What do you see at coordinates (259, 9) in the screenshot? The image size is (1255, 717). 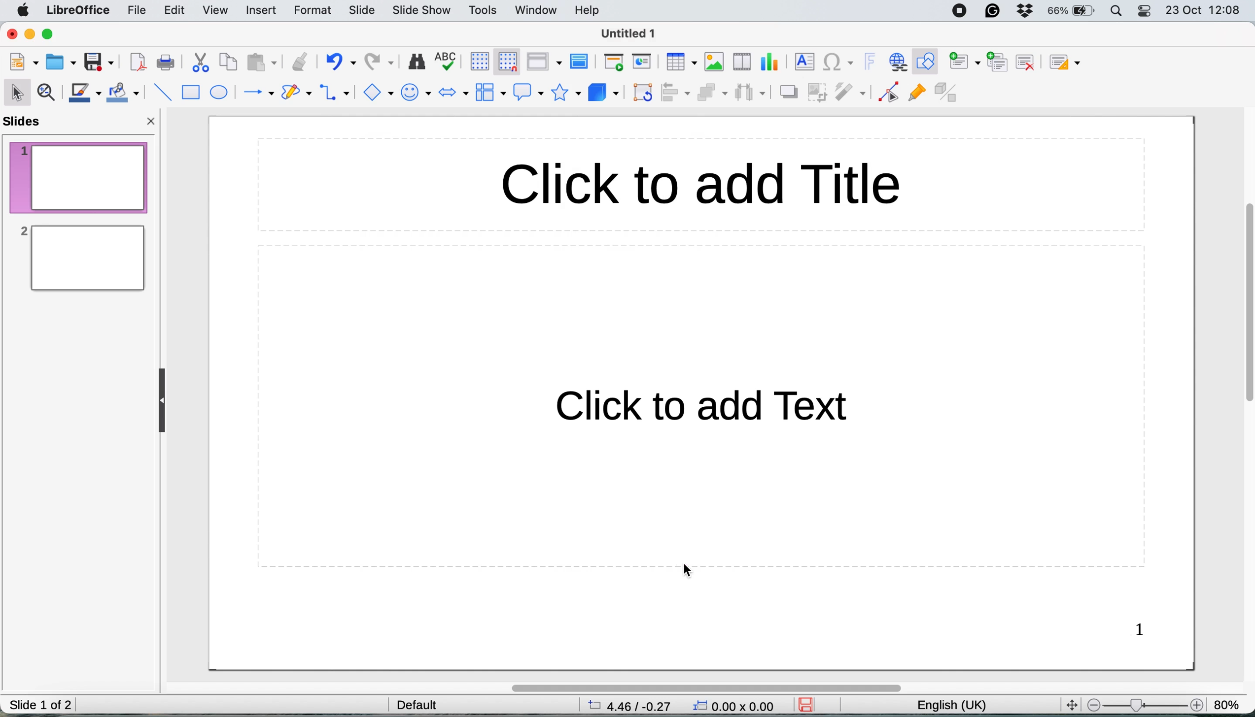 I see `insert` at bounding box center [259, 9].